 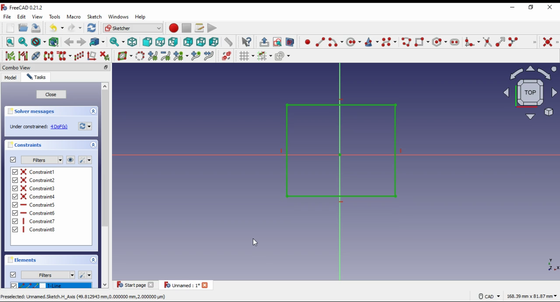 I want to click on trim edge, so click(x=487, y=41).